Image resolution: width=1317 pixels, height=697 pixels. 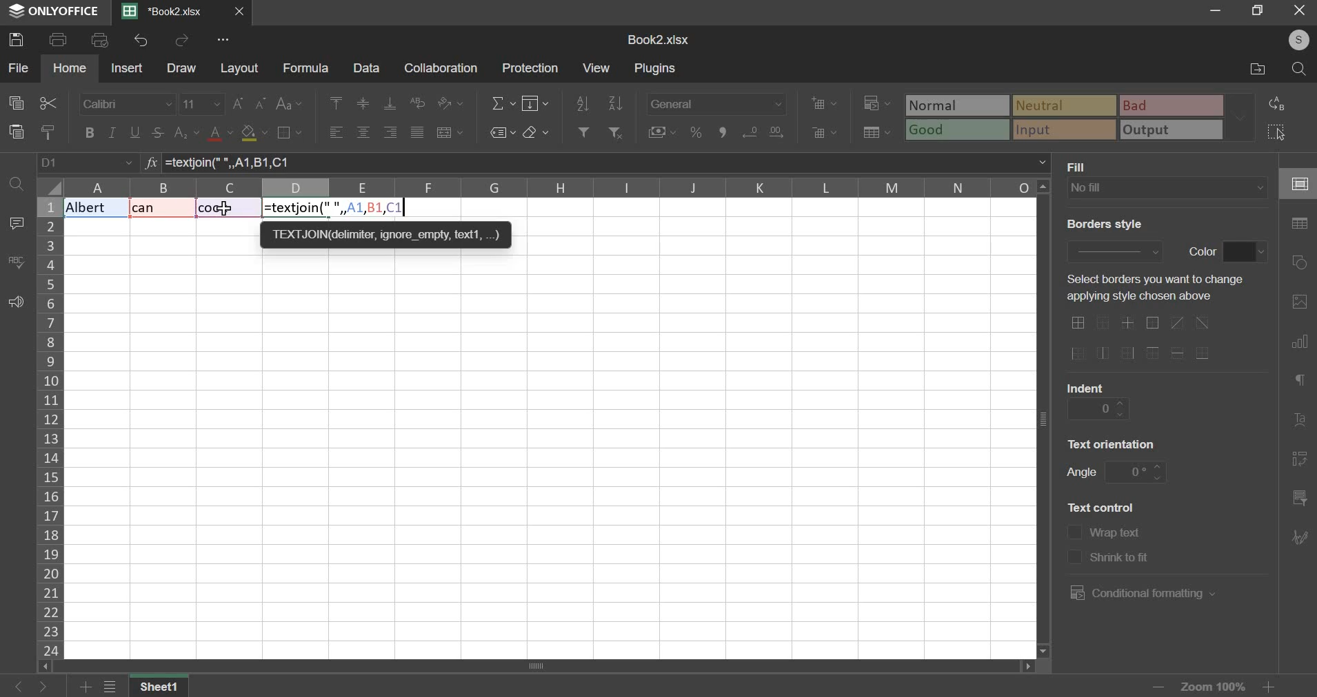 What do you see at coordinates (875, 104) in the screenshot?
I see `conditional formatting` at bounding box center [875, 104].